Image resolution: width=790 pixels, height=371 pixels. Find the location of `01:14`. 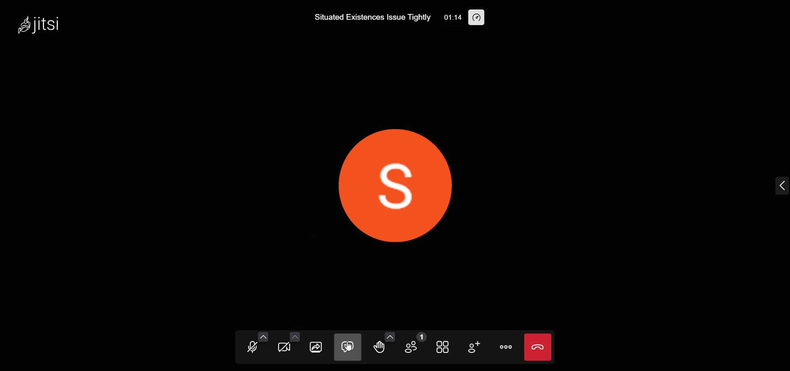

01:14 is located at coordinates (453, 17).